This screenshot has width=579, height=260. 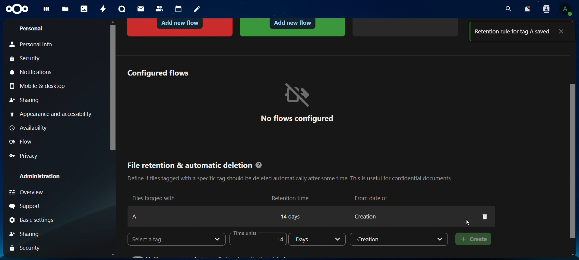 What do you see at coordinates (318, 240) in the screenshot?
I see `days` at bounding box center [318, 240].